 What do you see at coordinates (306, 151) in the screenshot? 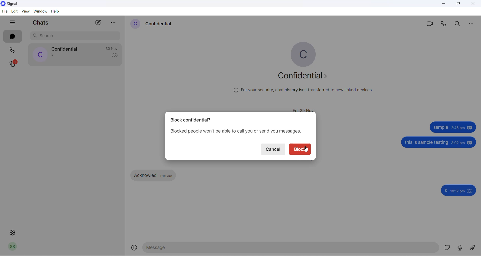
I see `cursor` at bounding box center [306, 151].